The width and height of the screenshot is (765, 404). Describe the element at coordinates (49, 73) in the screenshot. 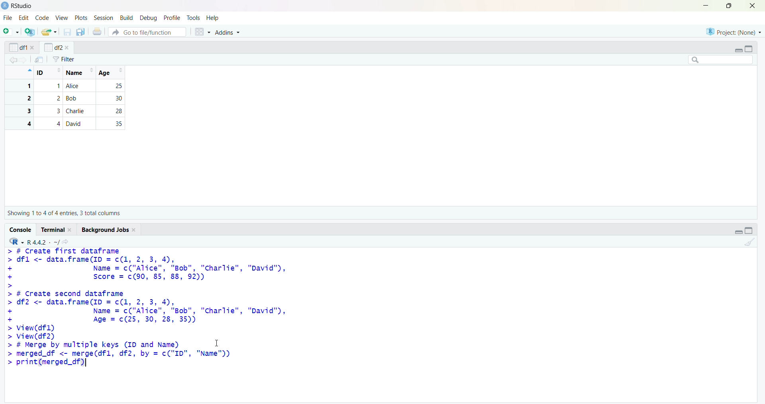

I see `ID` at that location.